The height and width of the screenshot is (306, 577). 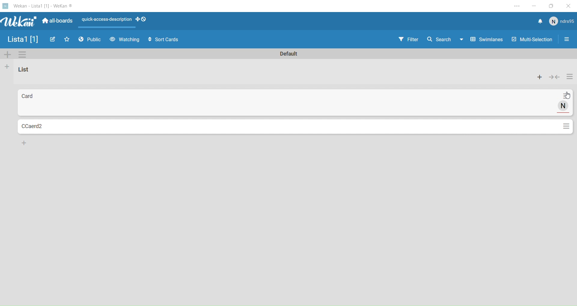 I want to click on Settings, so click(x=570, y=77).